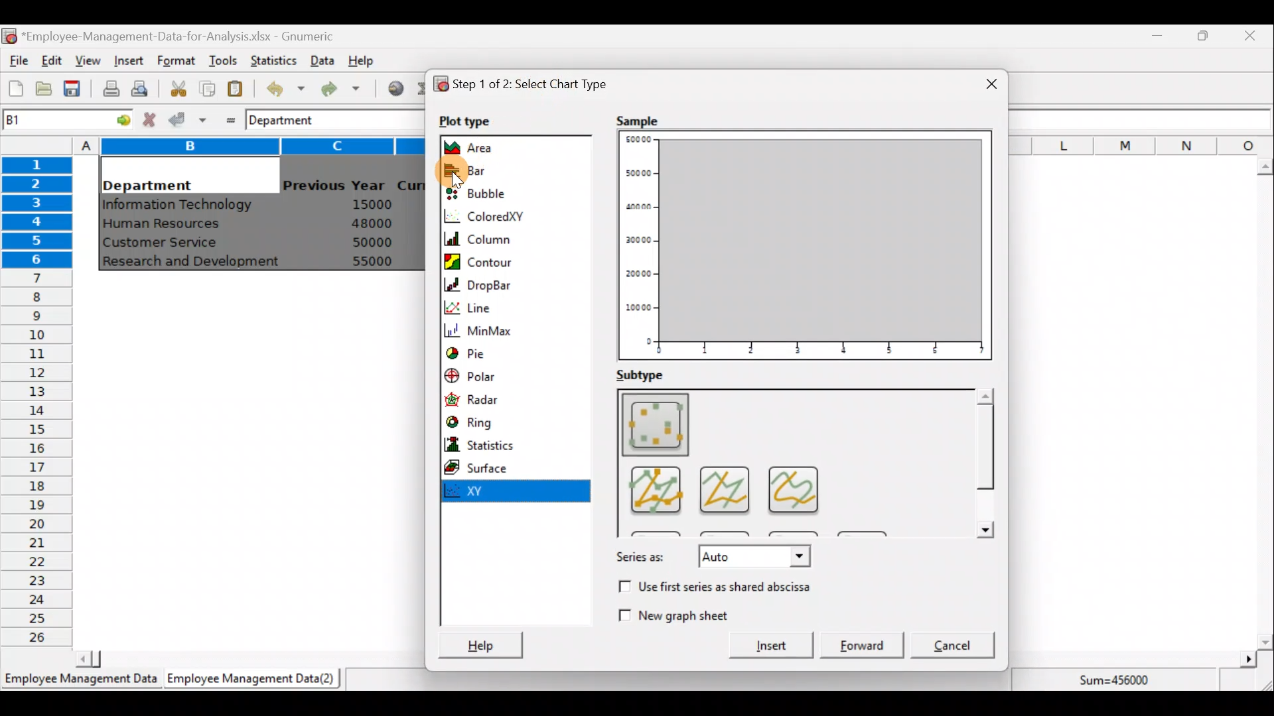 This screenshot has width=1274, height=716. I want to click on Scroll bar, so click(247, 659).